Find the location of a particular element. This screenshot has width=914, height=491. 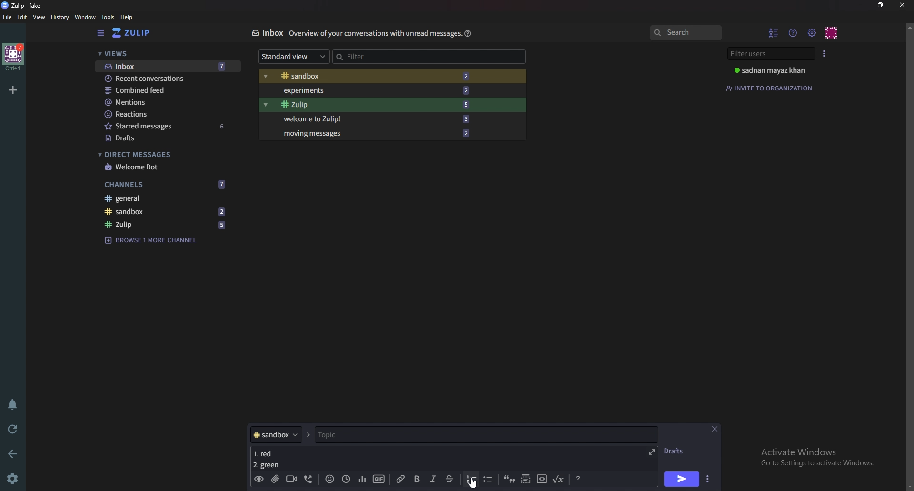

Global time is located at coordinates (345, 478).